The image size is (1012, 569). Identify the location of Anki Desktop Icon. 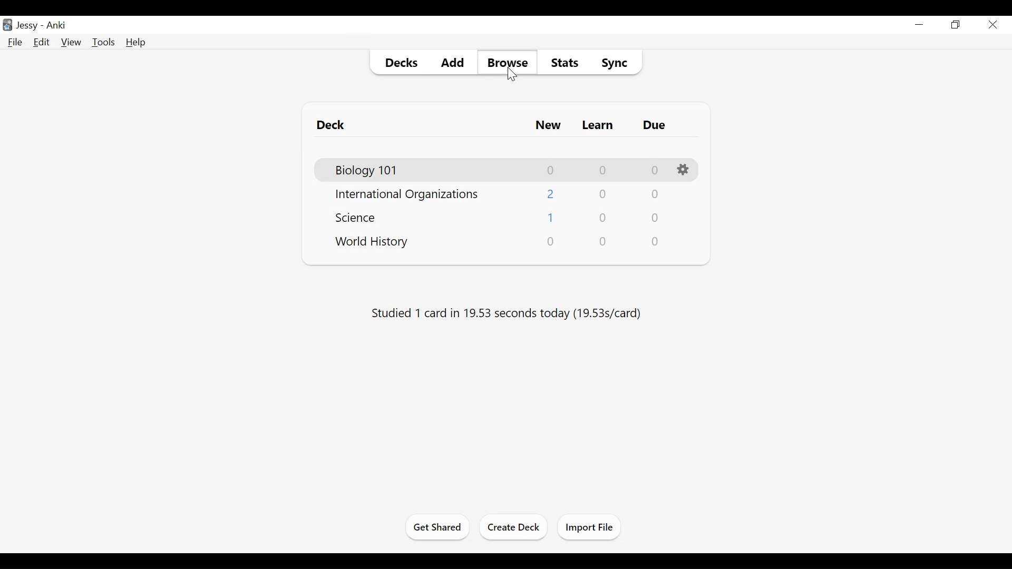
(7, 25).